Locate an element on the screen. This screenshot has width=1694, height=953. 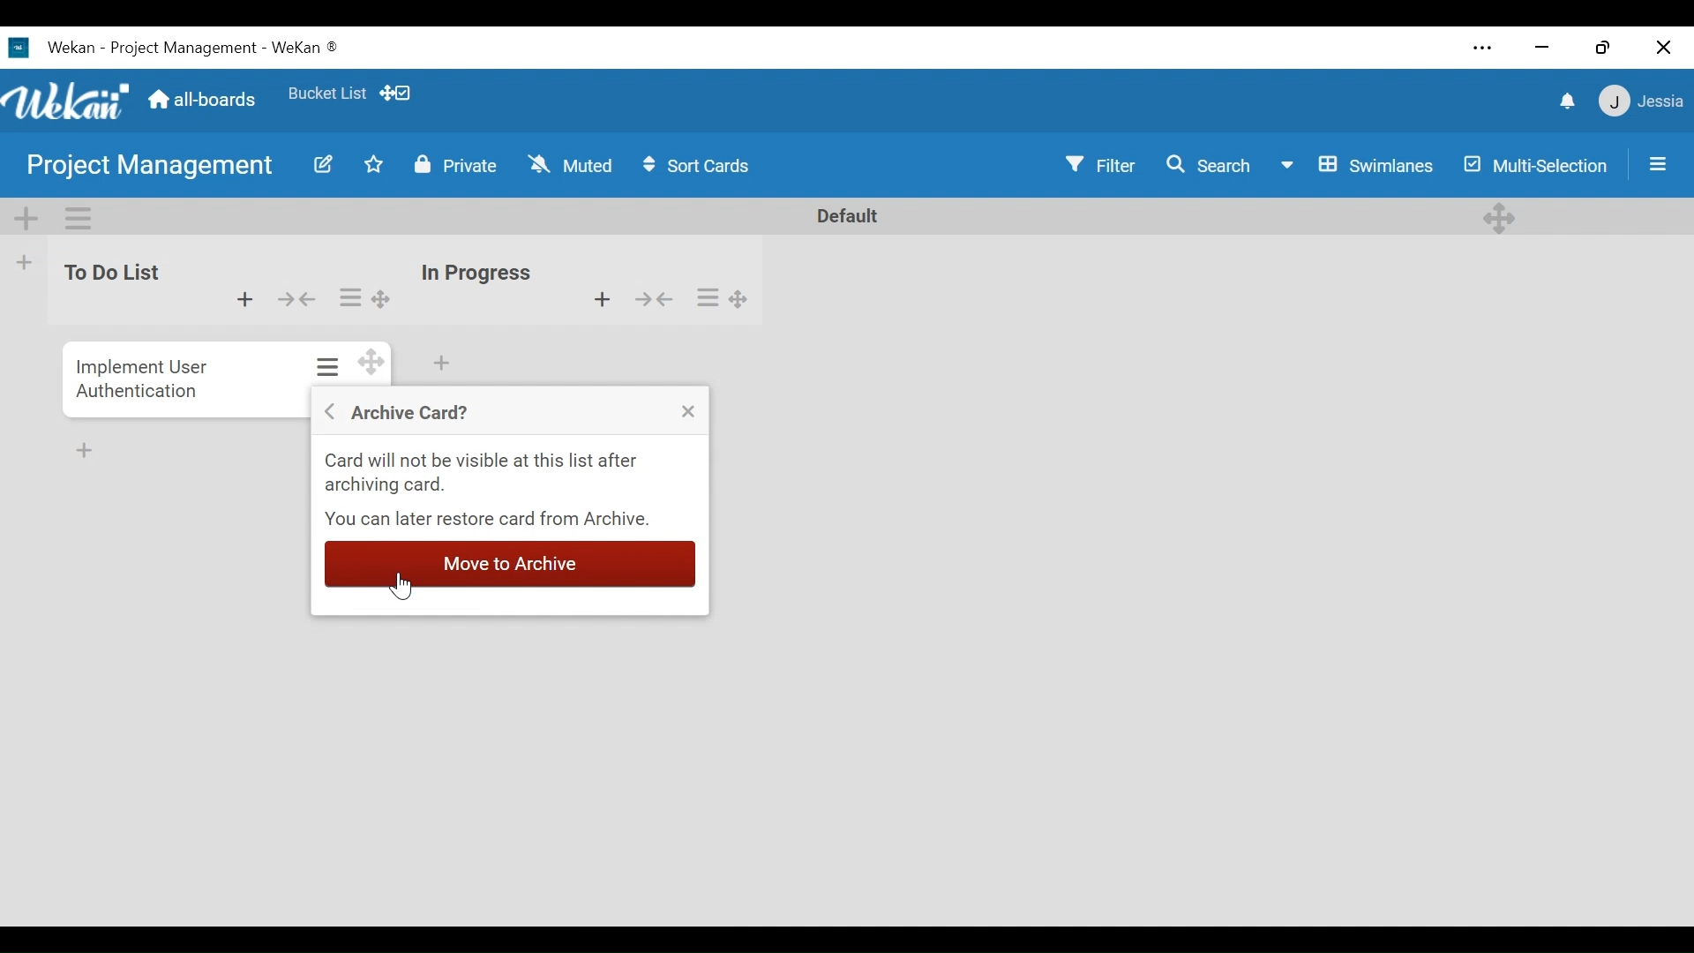
Multi-Selection is located at coordinates (1534, 164).